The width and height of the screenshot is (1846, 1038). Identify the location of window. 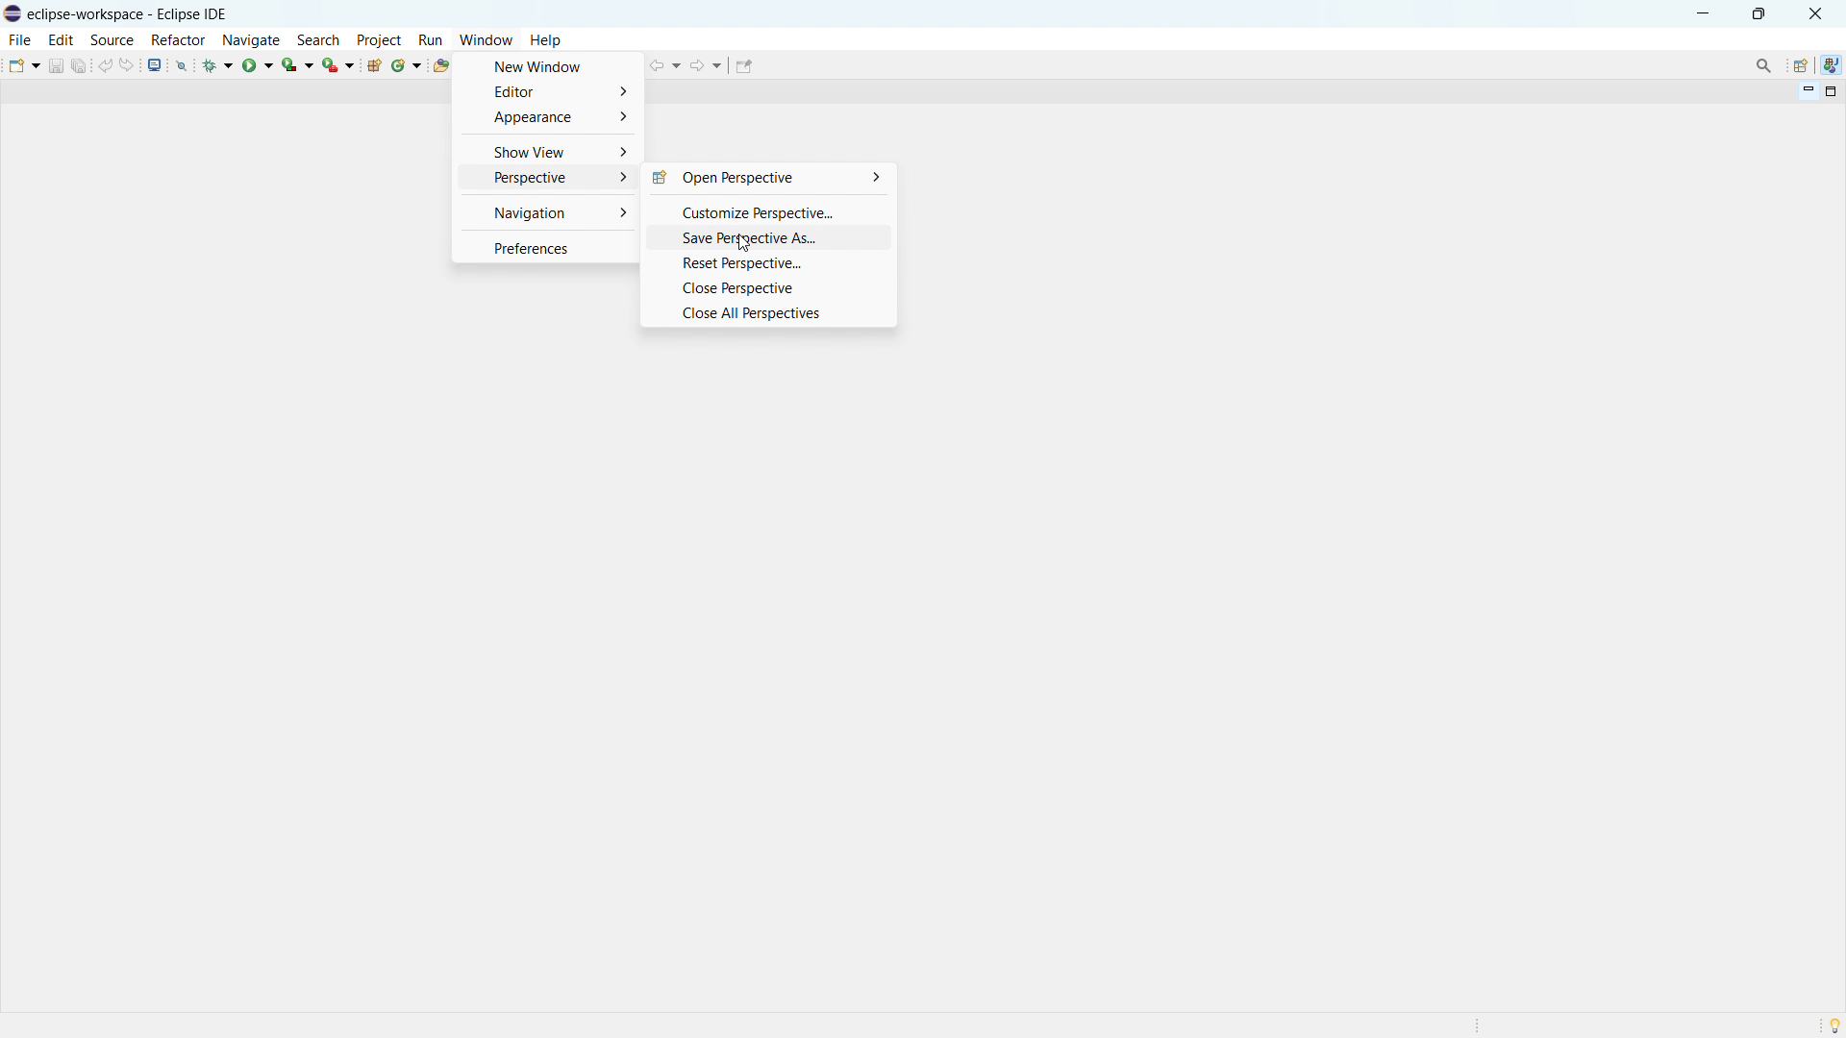
(486, 39).